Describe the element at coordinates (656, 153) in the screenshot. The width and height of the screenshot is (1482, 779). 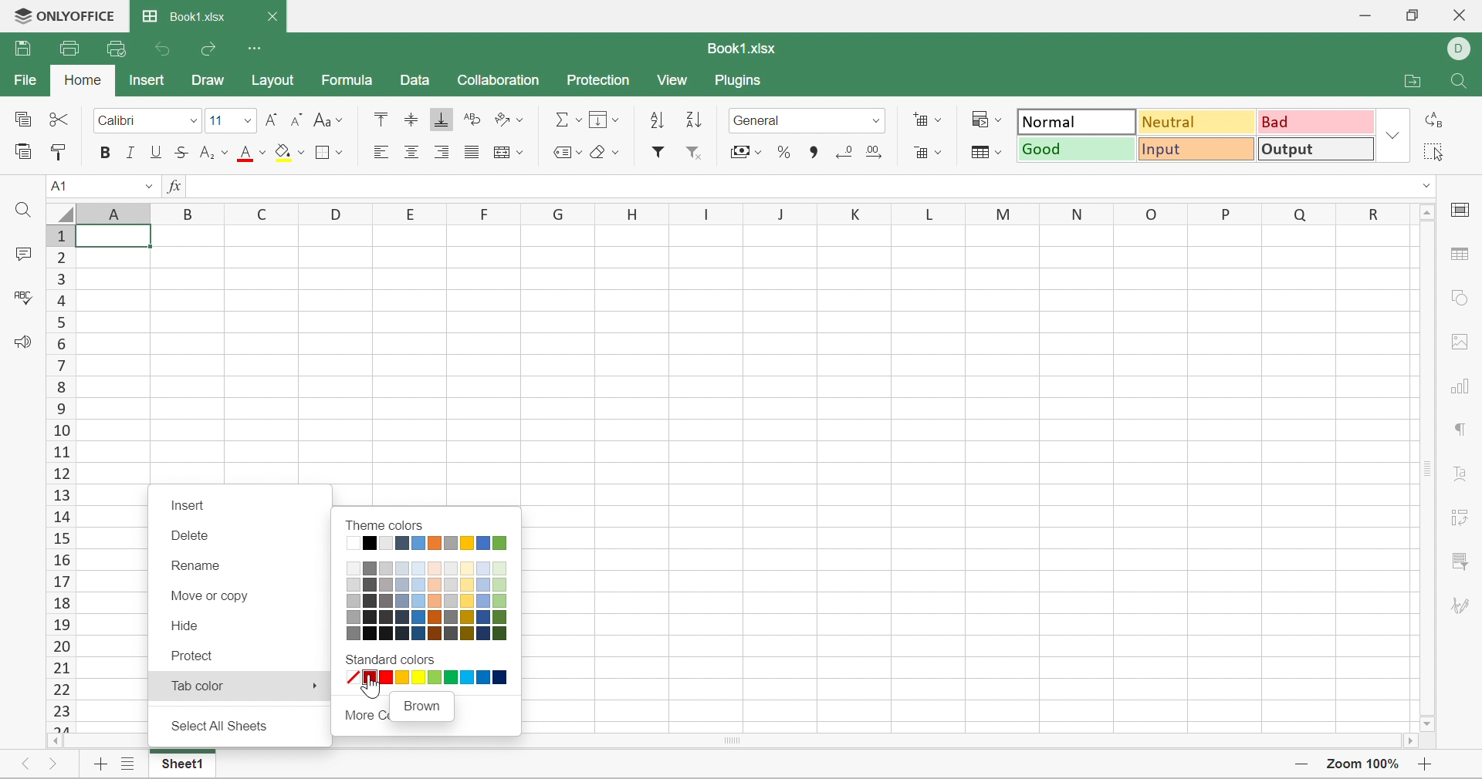
I see `filter` at that location.